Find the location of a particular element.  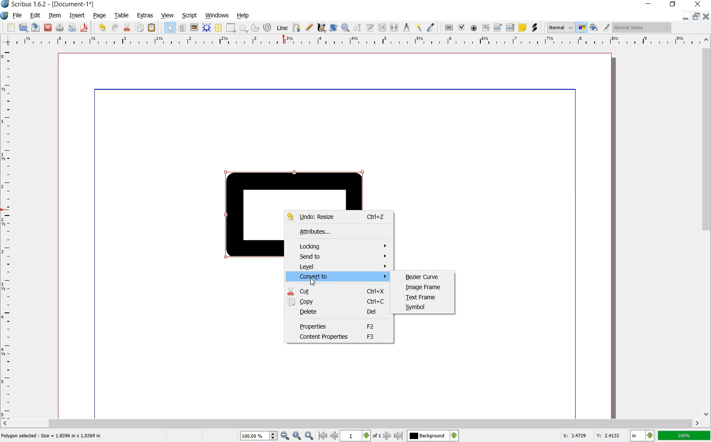

select all is located at coordinates (169, 28).